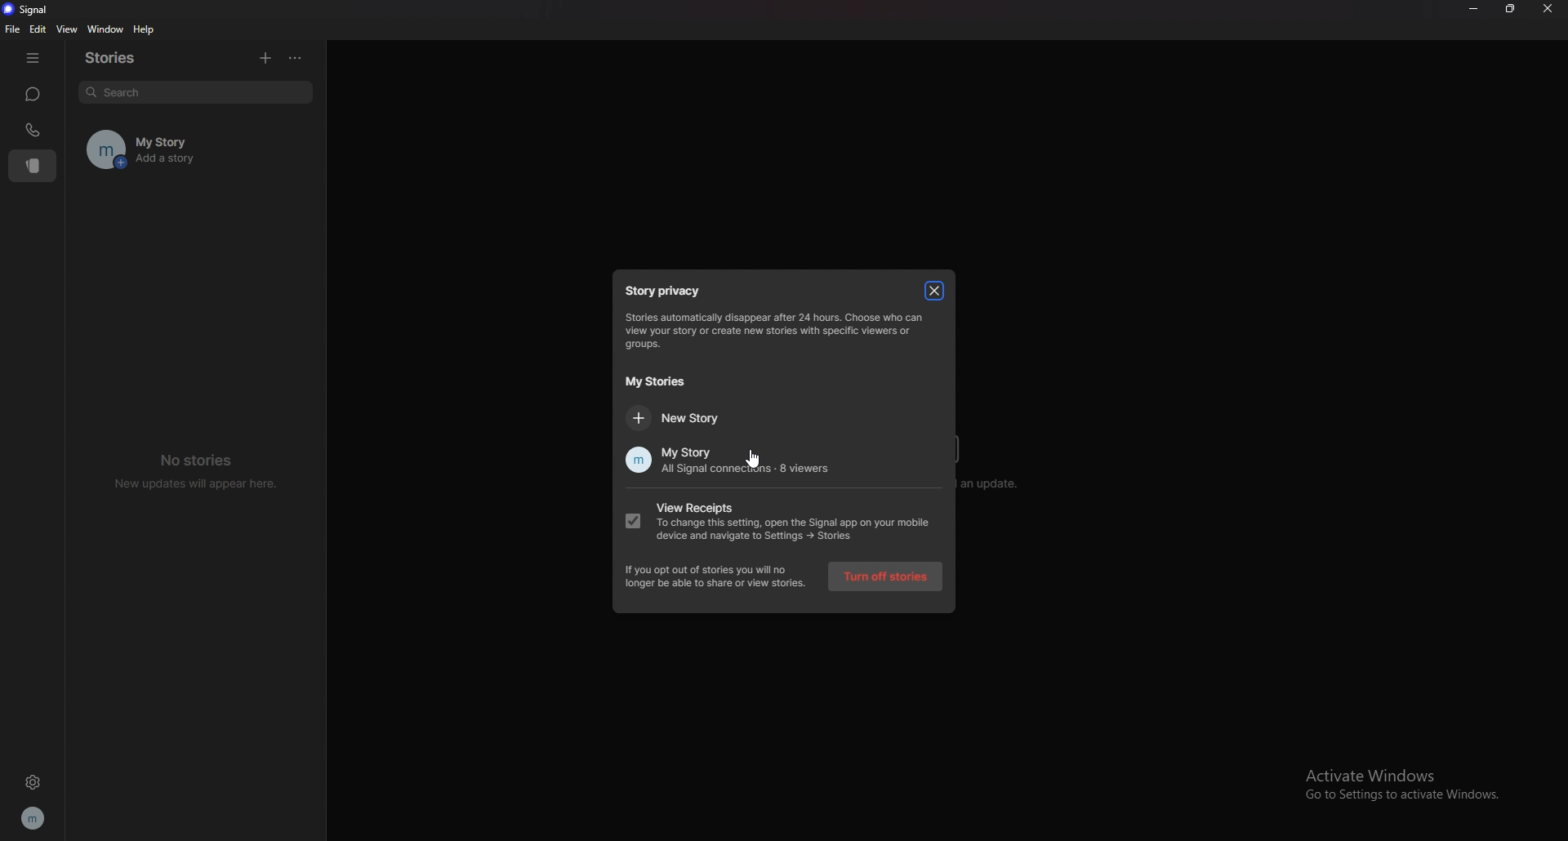 This screenshot has width=1568, height=841. Describe the element at coordinates (145, 30) in the screenshot. I see `help` at that location.